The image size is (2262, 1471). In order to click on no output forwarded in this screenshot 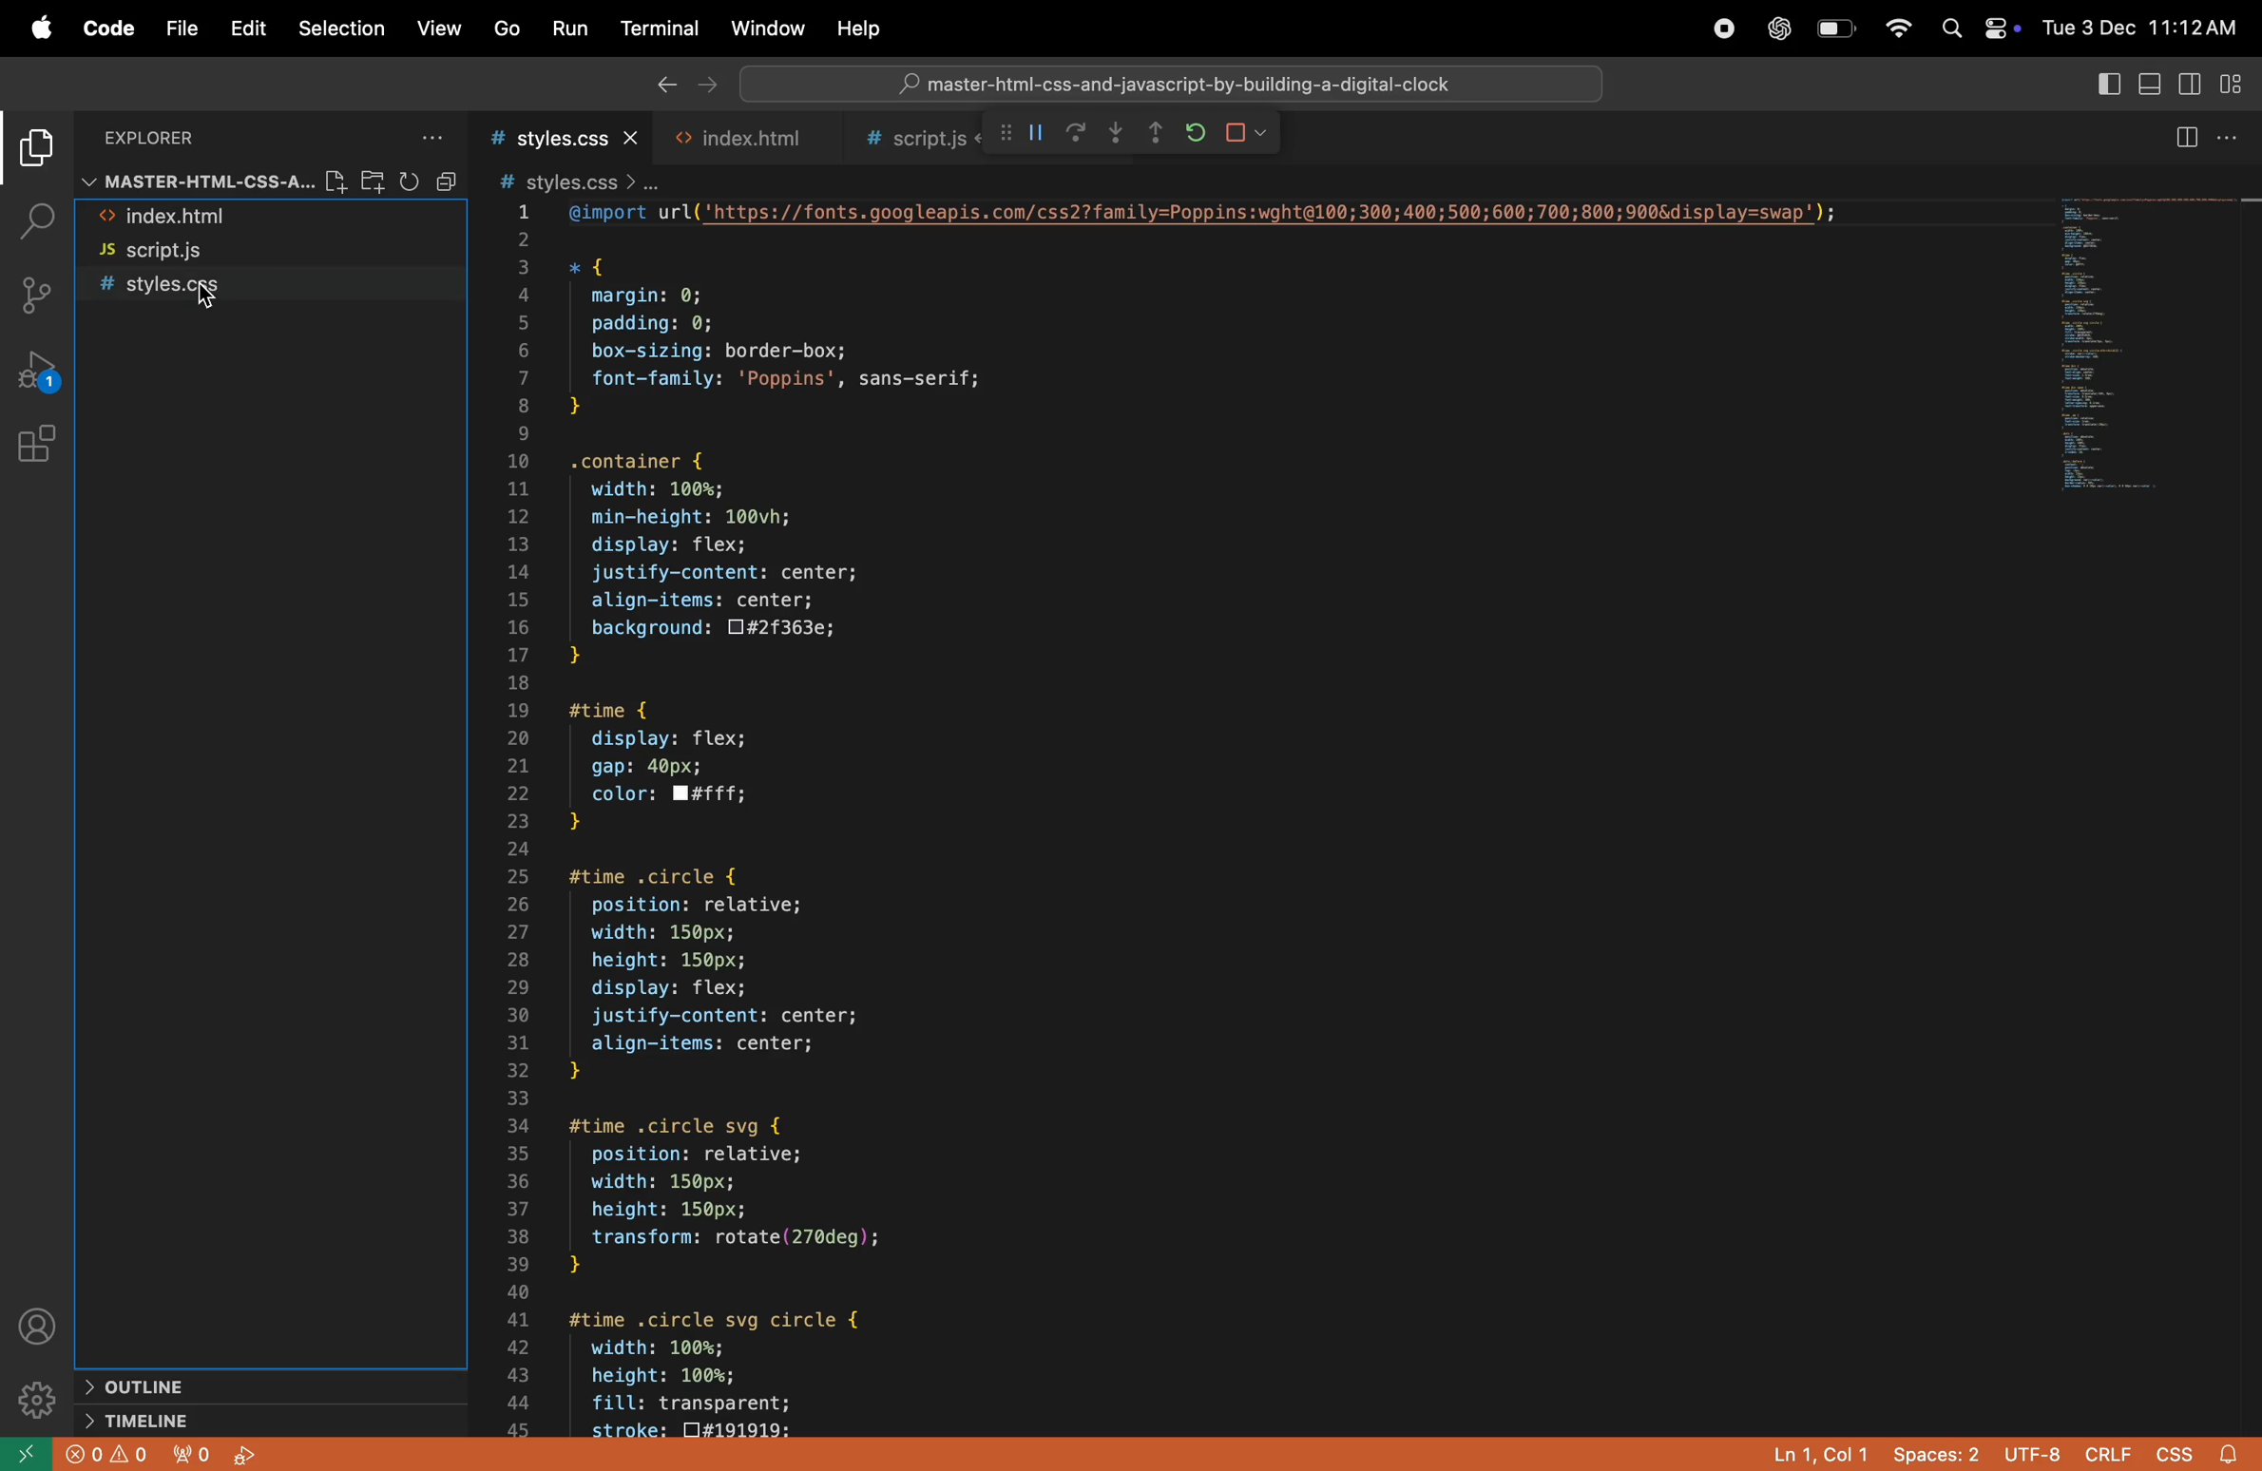, I will do `click(185, 1453)`.